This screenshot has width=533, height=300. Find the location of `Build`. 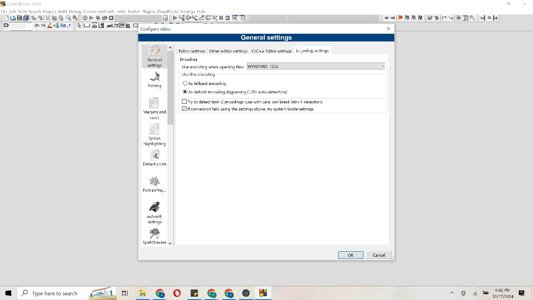

Build is located at coordinates (62, 11).